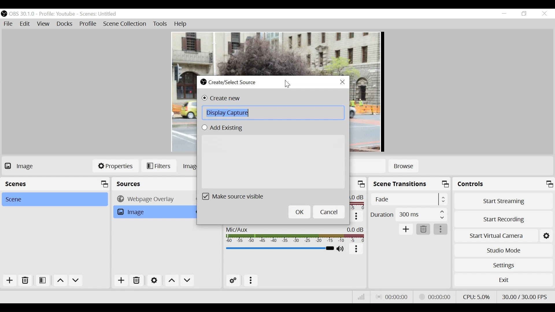 The image size is (555, 312). Describe the element at coordinates (57, 14) in the screenshot. I see `Profile` at that location.